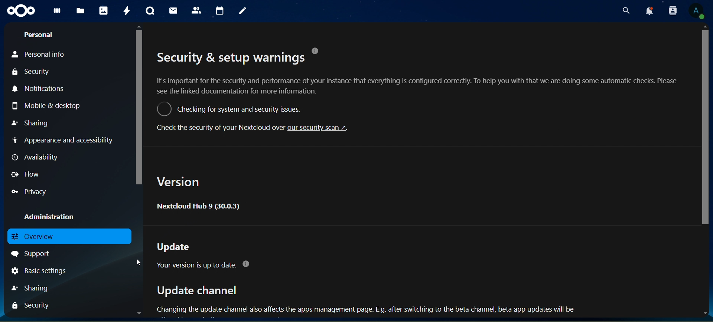  I want to click on mail, so click(173, 11).